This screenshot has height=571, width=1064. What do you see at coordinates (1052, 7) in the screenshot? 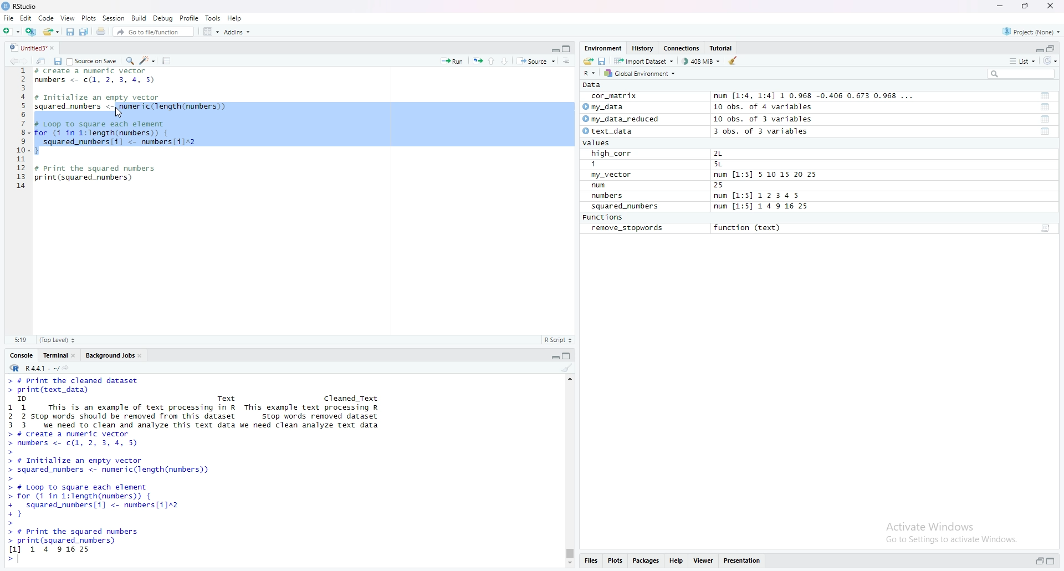
I see `close` at bounding box center [1052, 7].